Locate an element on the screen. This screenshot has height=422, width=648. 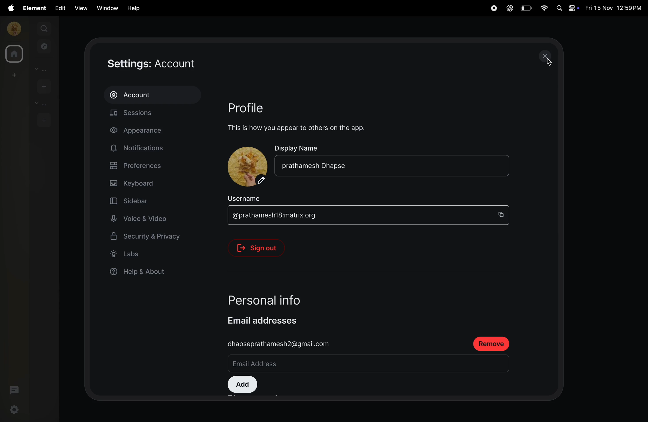
add rooms is located at coordinates (44, 119).